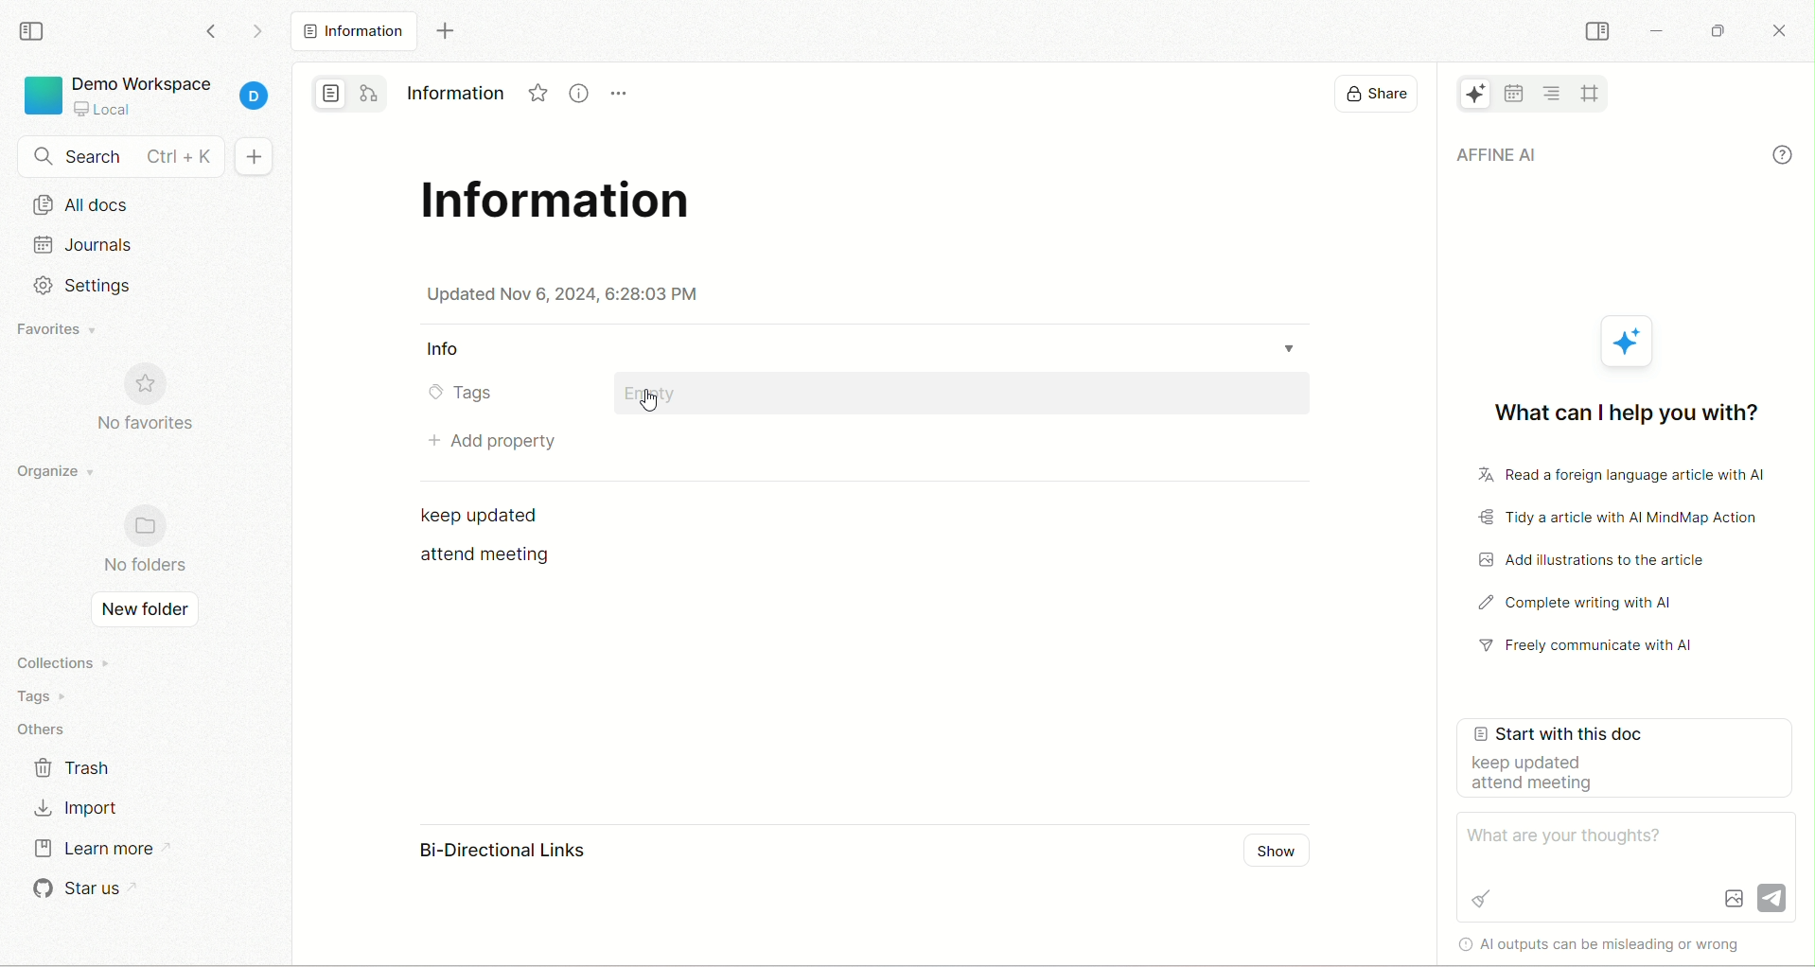 This screenshot has height=967, width=1815. What do you see at coordinates (1782, 155) in the screenshot?
I see `info` at bounding box center [1782, 155].